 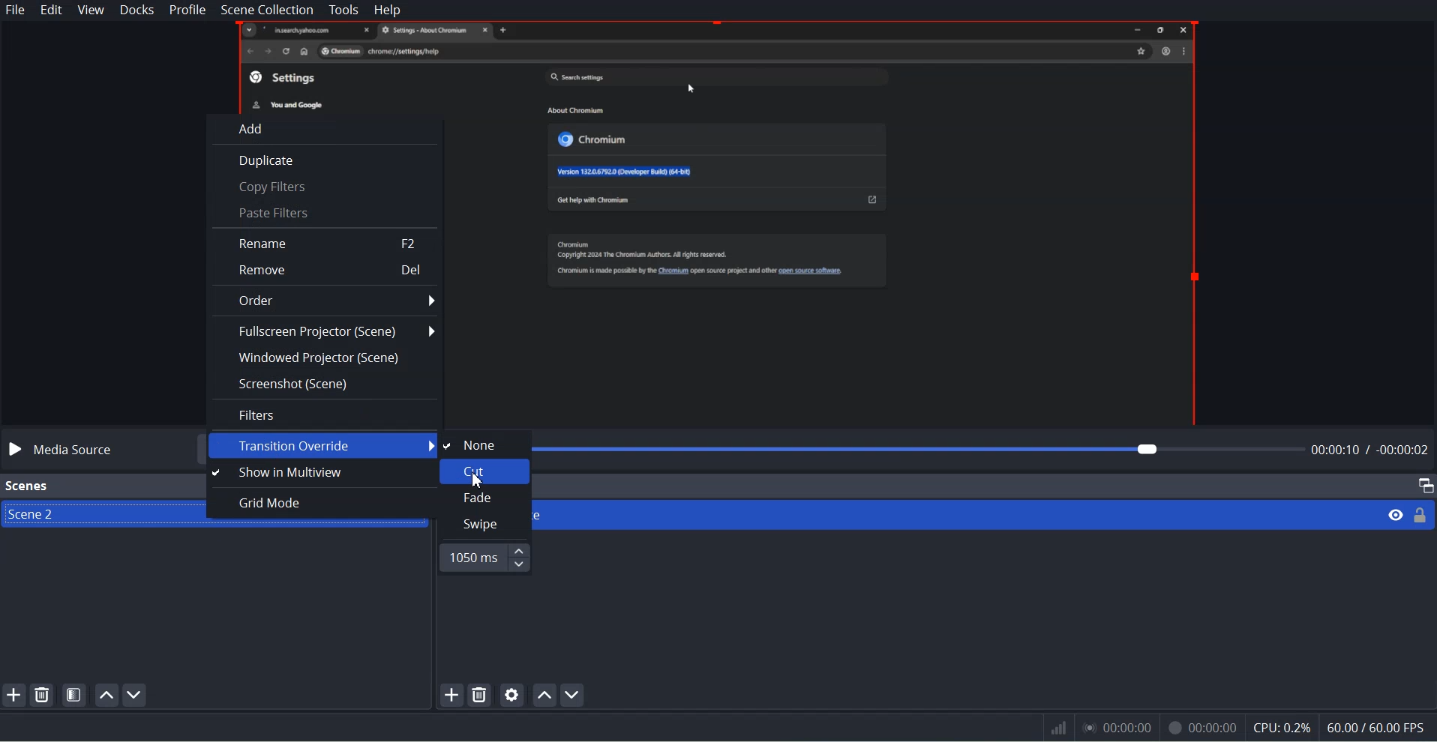 I want to click on Screenshot, so click(x=325, y=384).